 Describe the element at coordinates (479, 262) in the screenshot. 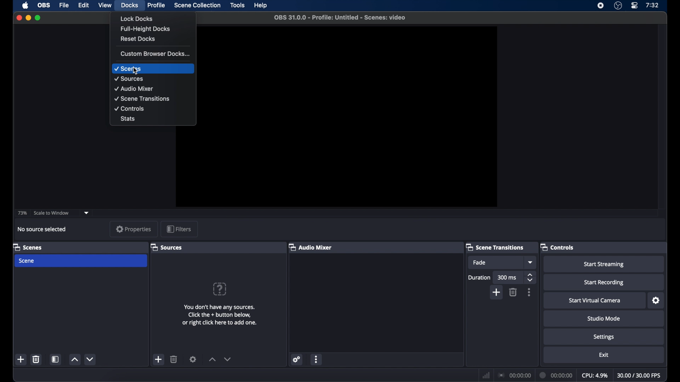

I see `fade` at that location.